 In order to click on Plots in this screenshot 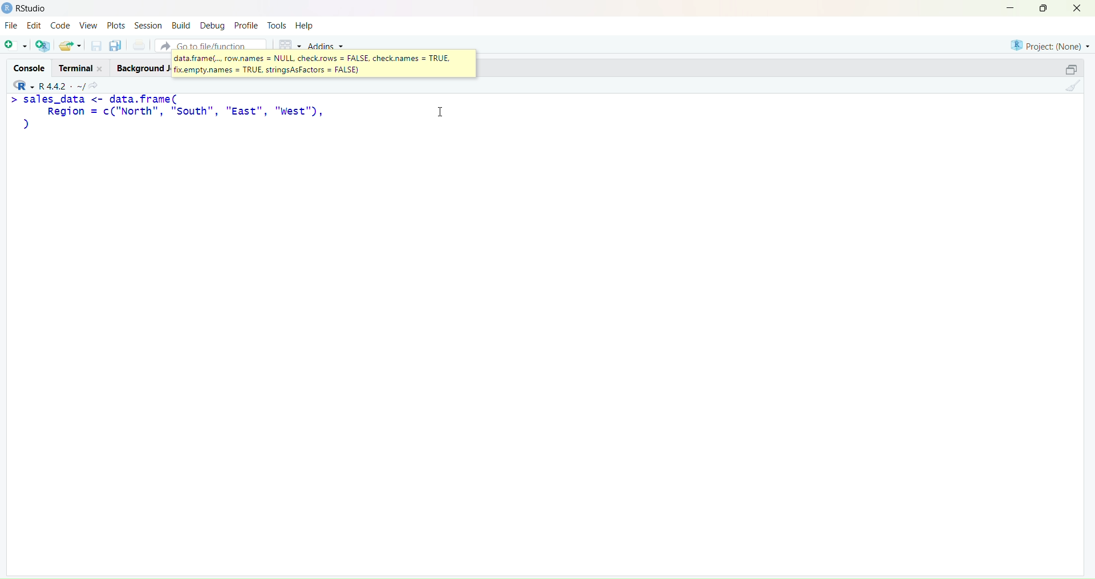, I will do `click(116, 24)`.